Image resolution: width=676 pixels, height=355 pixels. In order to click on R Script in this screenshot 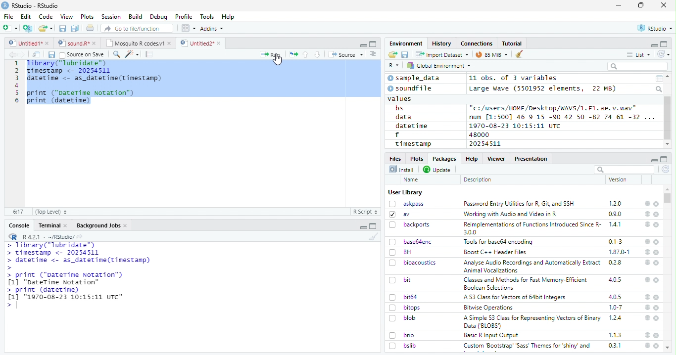, I will do `click(365, 212)`.